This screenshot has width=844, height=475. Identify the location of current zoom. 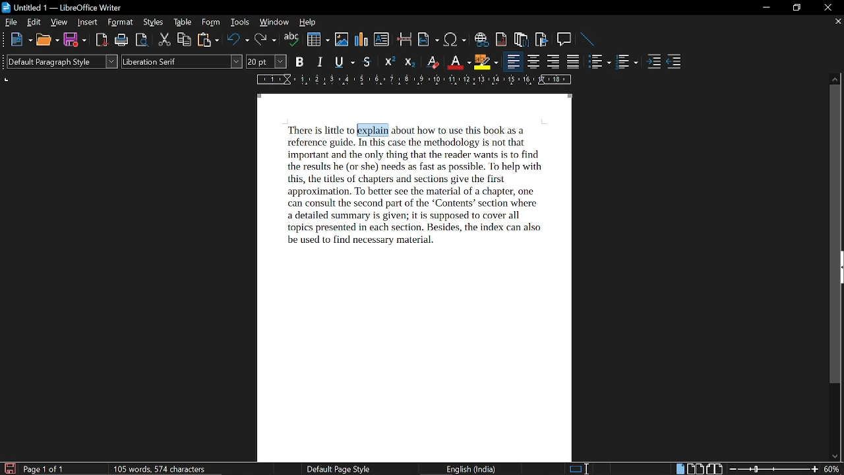
(833, 469).